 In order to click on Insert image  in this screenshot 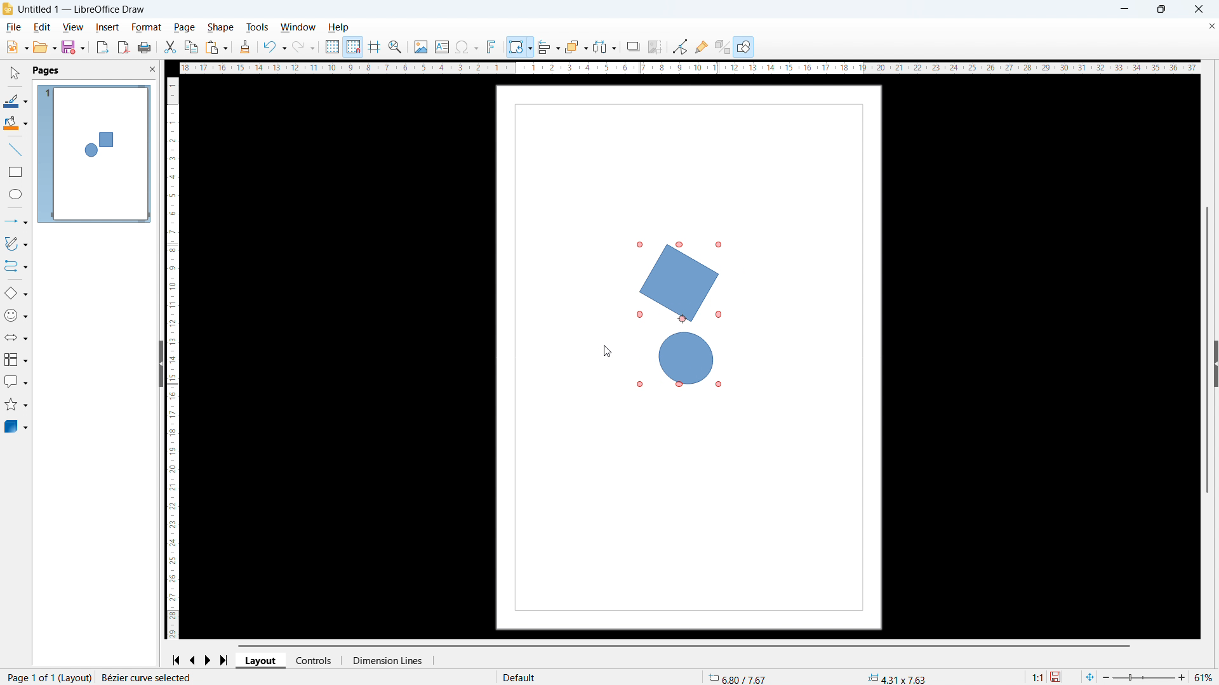, I will do `click(422, 46)`.